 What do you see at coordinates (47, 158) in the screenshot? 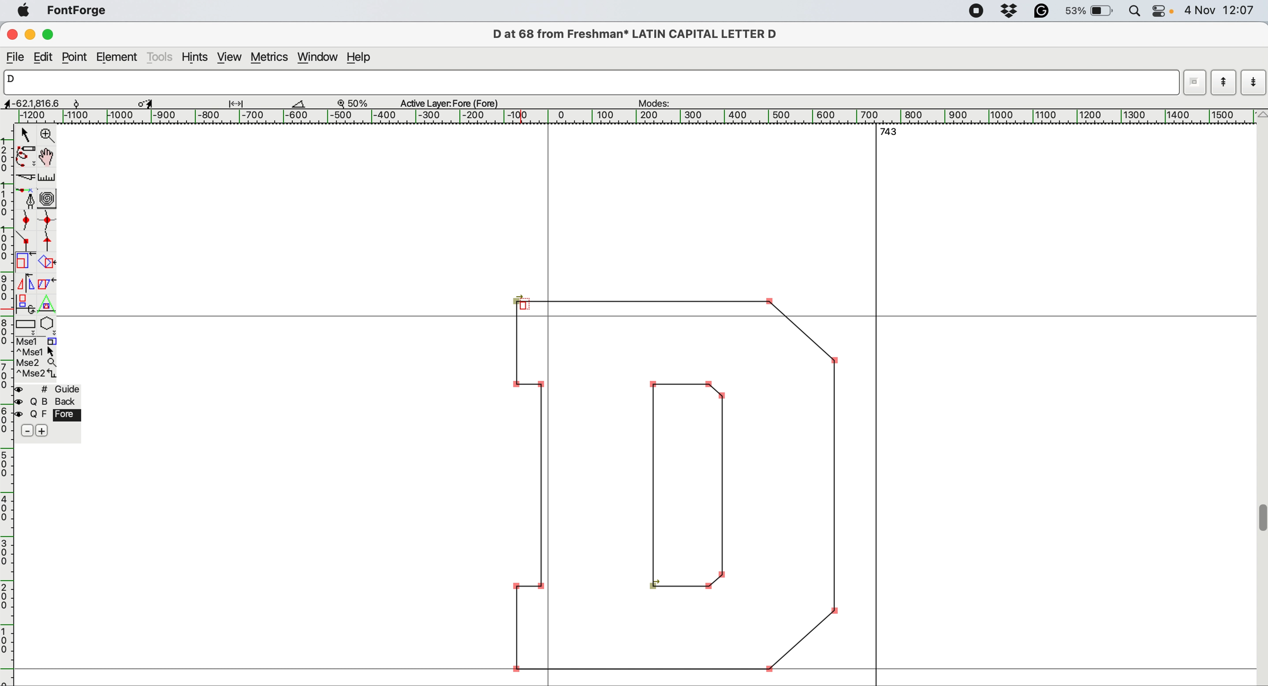
I see `draw by hand` at bounding box center [47, 158].